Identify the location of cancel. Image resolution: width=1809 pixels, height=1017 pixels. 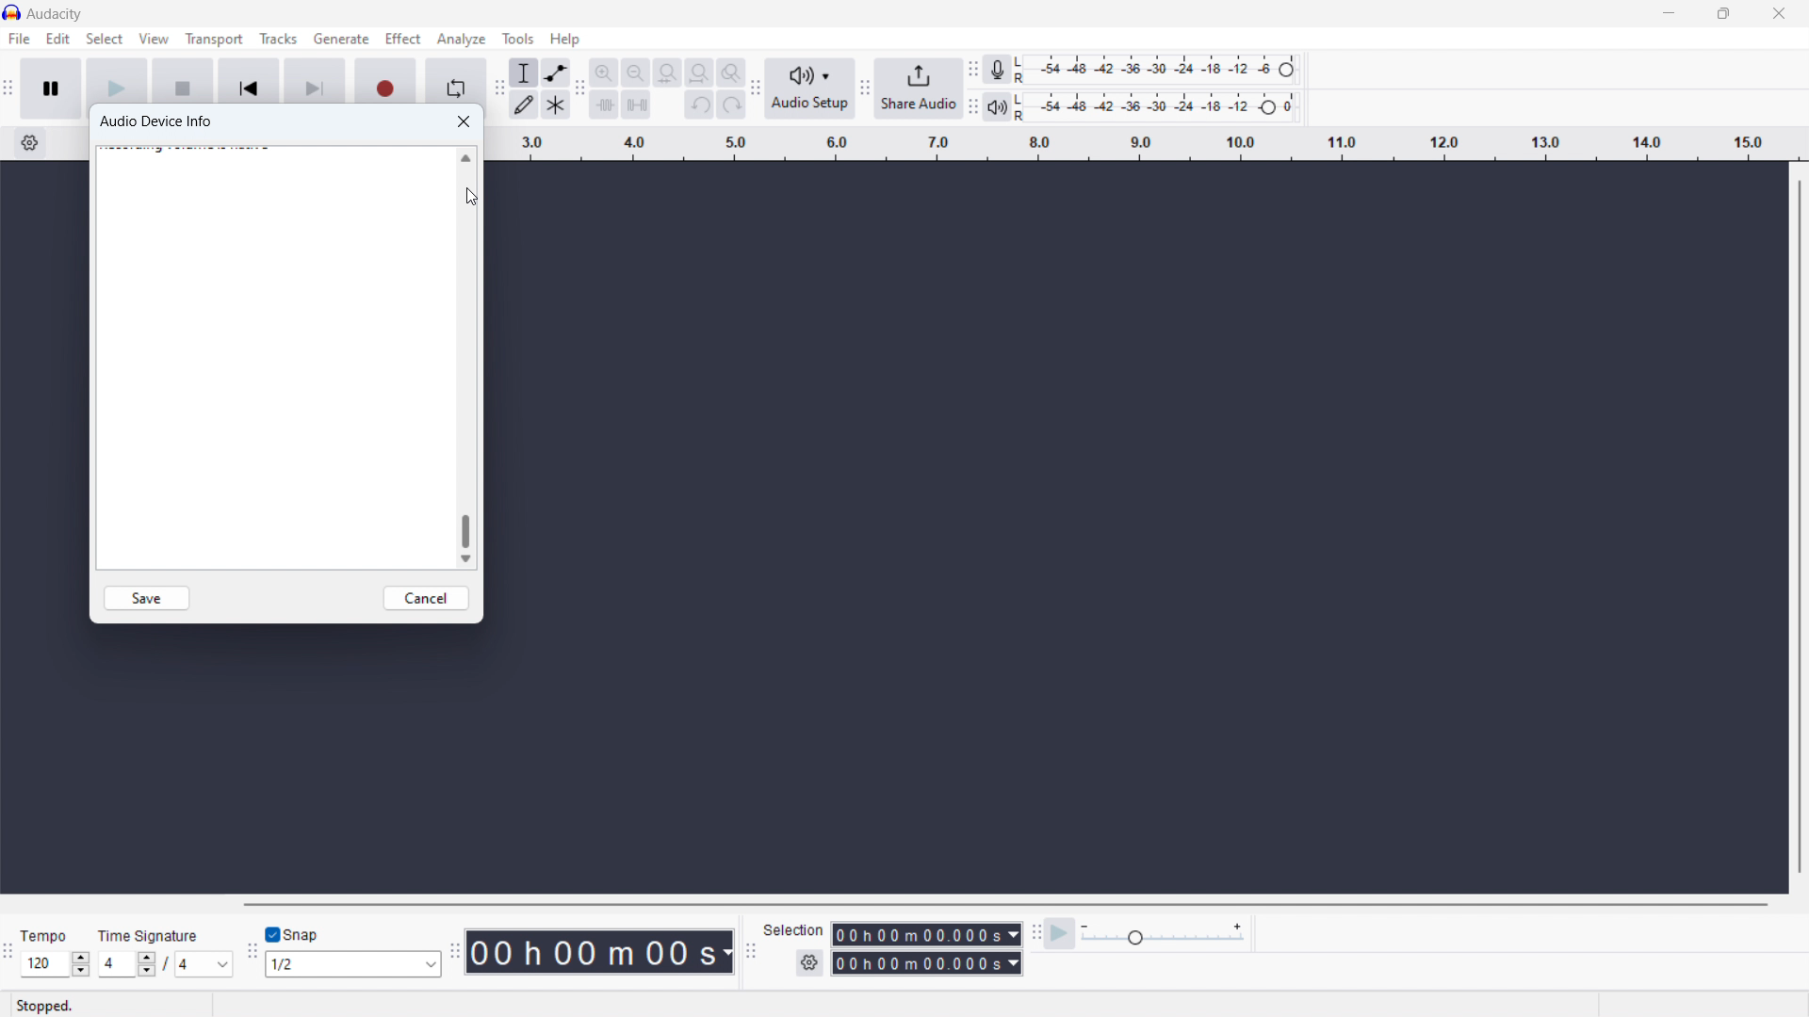
(428, 599).